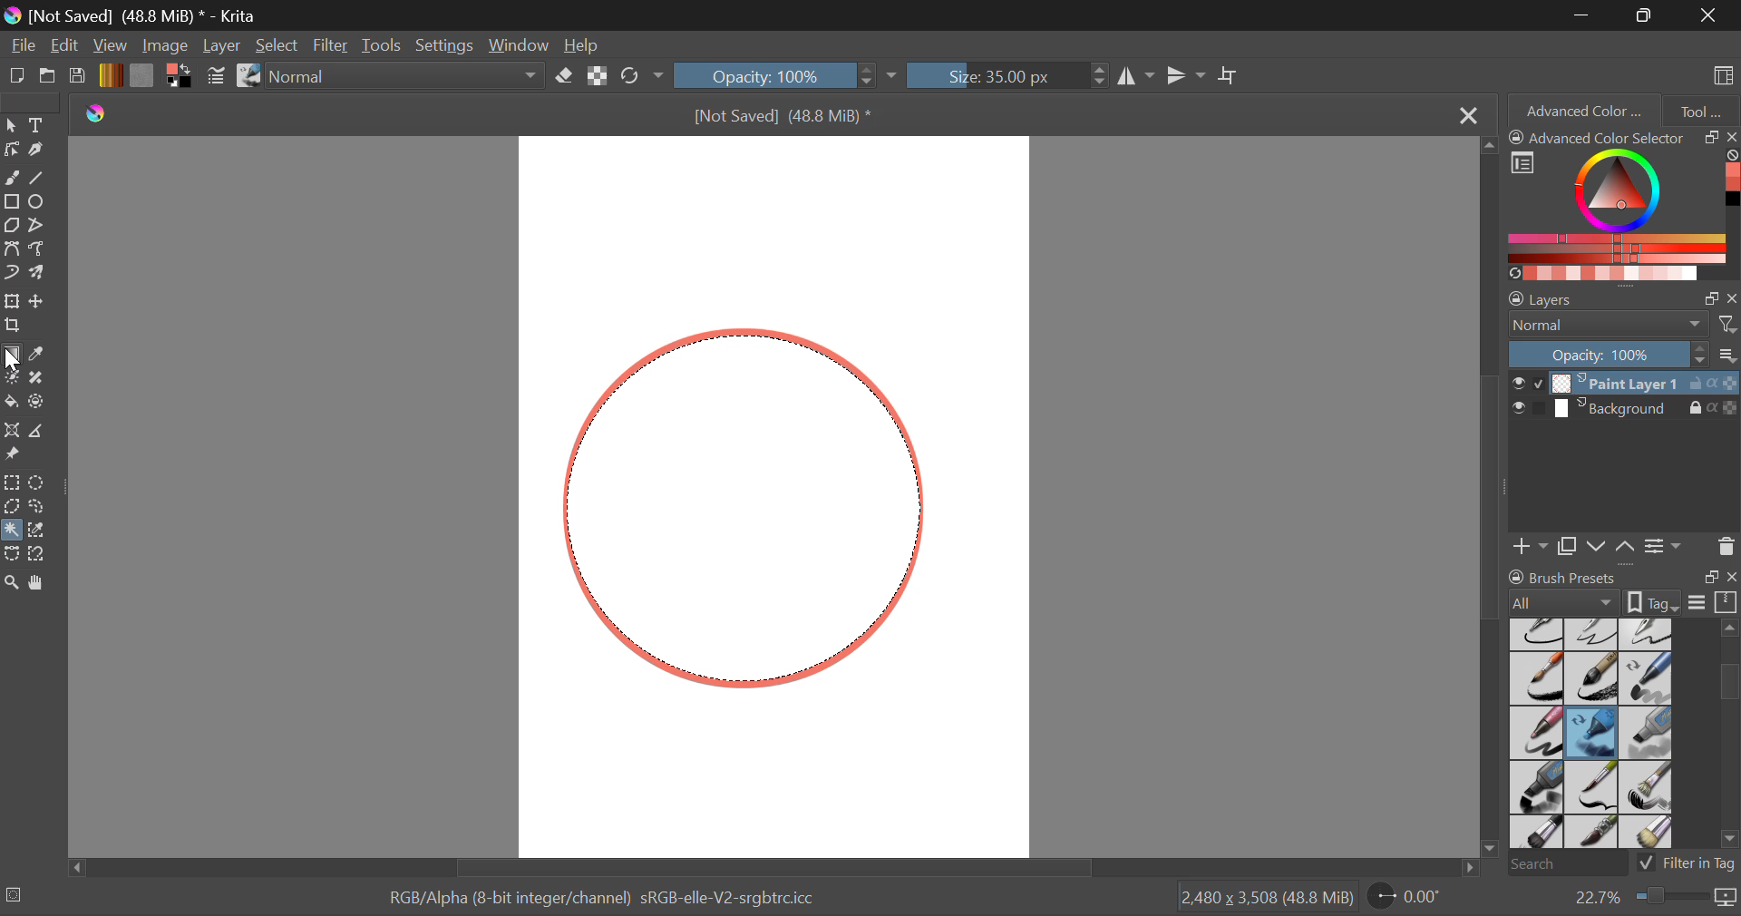  Describe the element at coordinates (1230, 76) in the screenshot. I see `Crop` at that location.